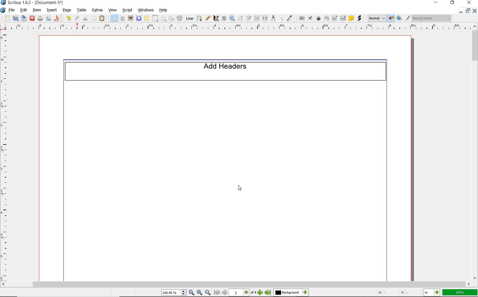 The image size is (478, 297). Describe the element at coordinates (351, 18) in the screenshot. I see `text annotation` at that location.